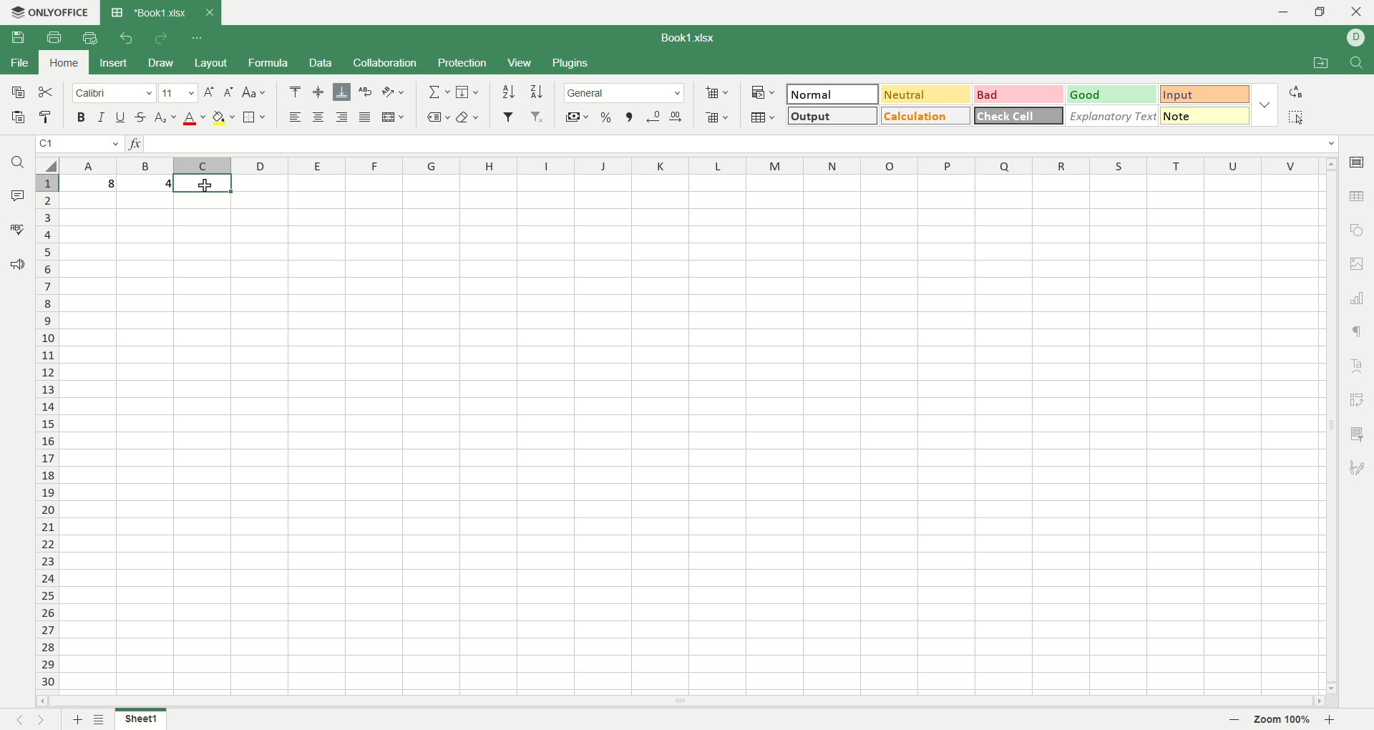  What do you see at coordinates (207, 188) in the screenshot?
I see `cursor` at bounding box center [207, 188].